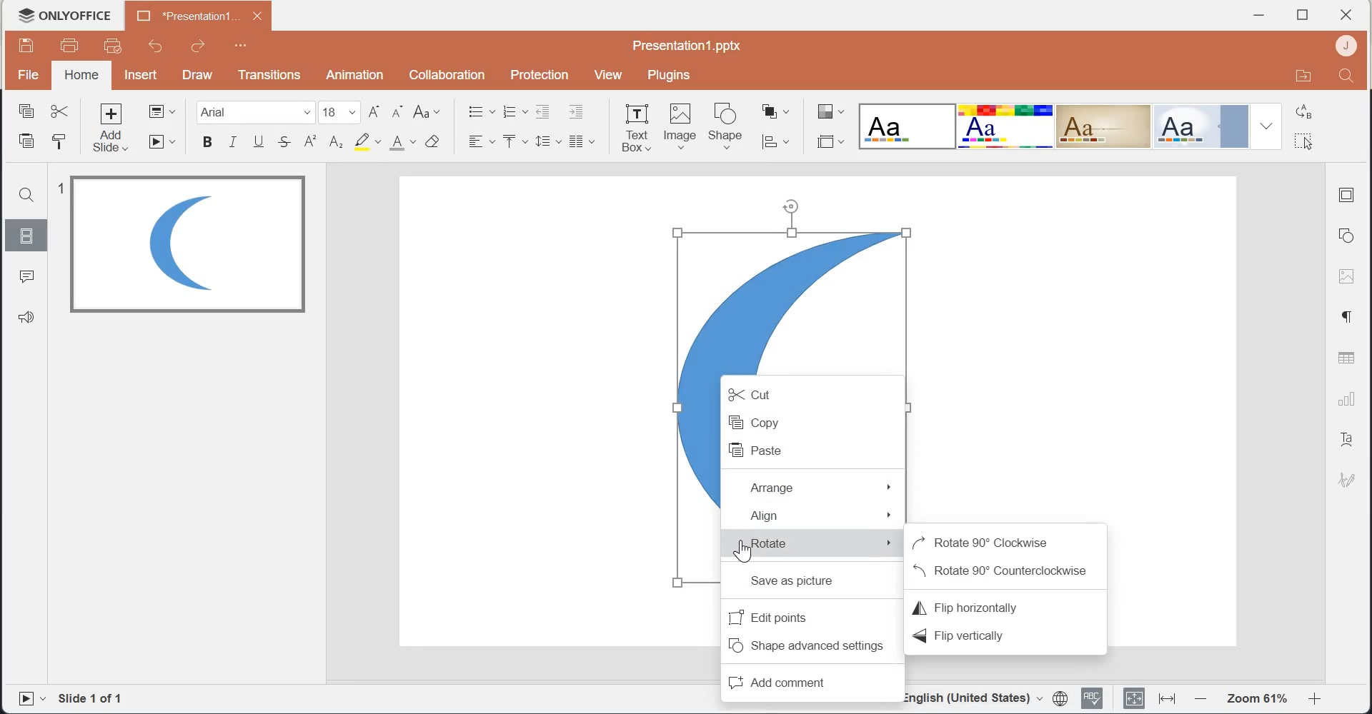 The image size is (1372, 714). What do you see at coordinates (514, 111) in the screenshot?
I see `Numbering` at bounding box center [514, 111].